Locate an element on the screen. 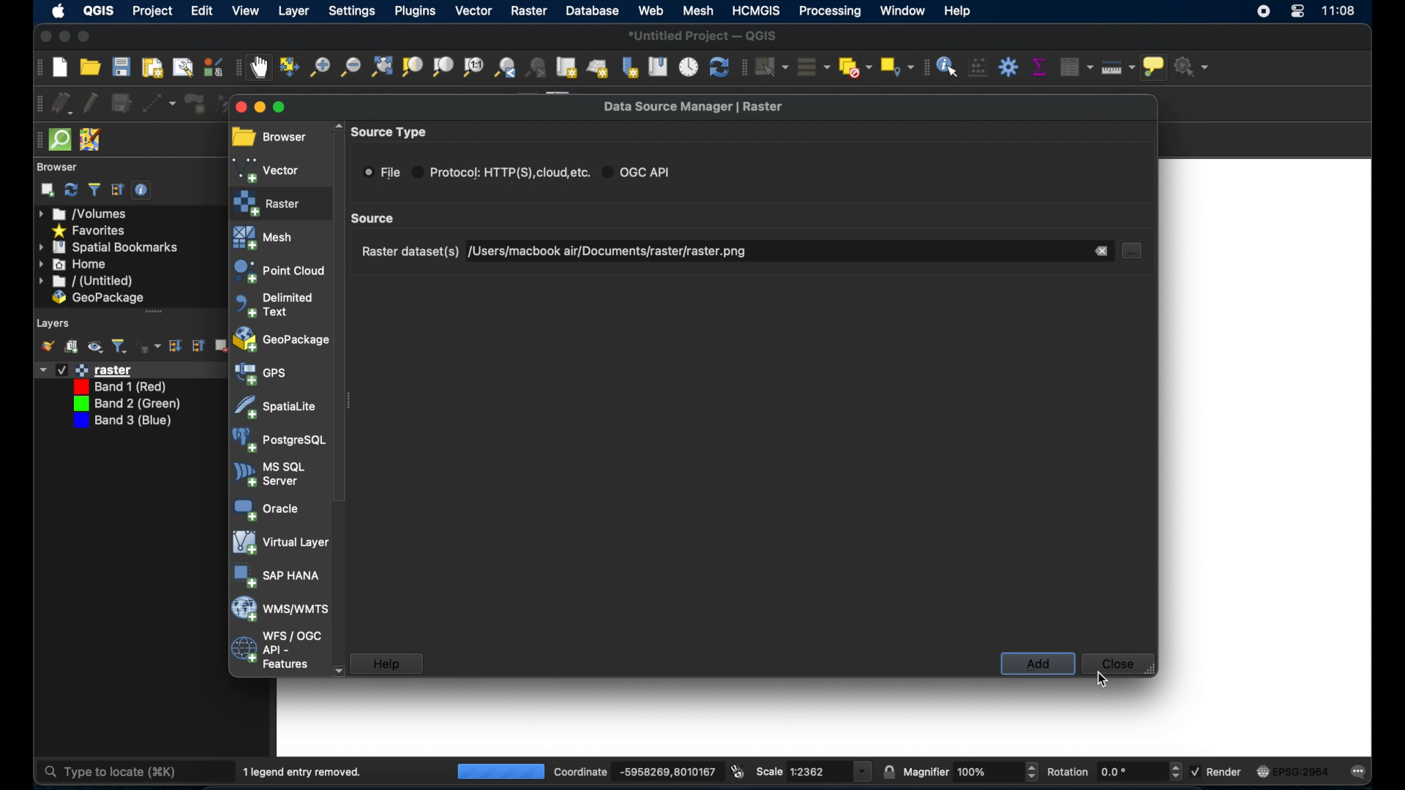 This screenshot has height=790, width=1405. ms sql server is located at coordinates (274, 473).